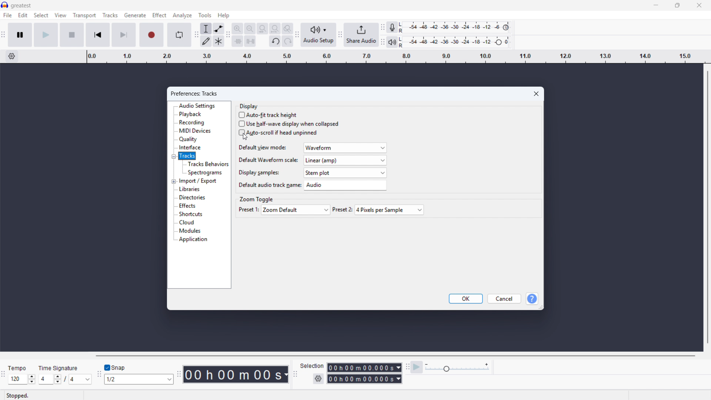 The height and width of the screenshot is (400, 711). I want to click on Draw tool , so click(206, 41).